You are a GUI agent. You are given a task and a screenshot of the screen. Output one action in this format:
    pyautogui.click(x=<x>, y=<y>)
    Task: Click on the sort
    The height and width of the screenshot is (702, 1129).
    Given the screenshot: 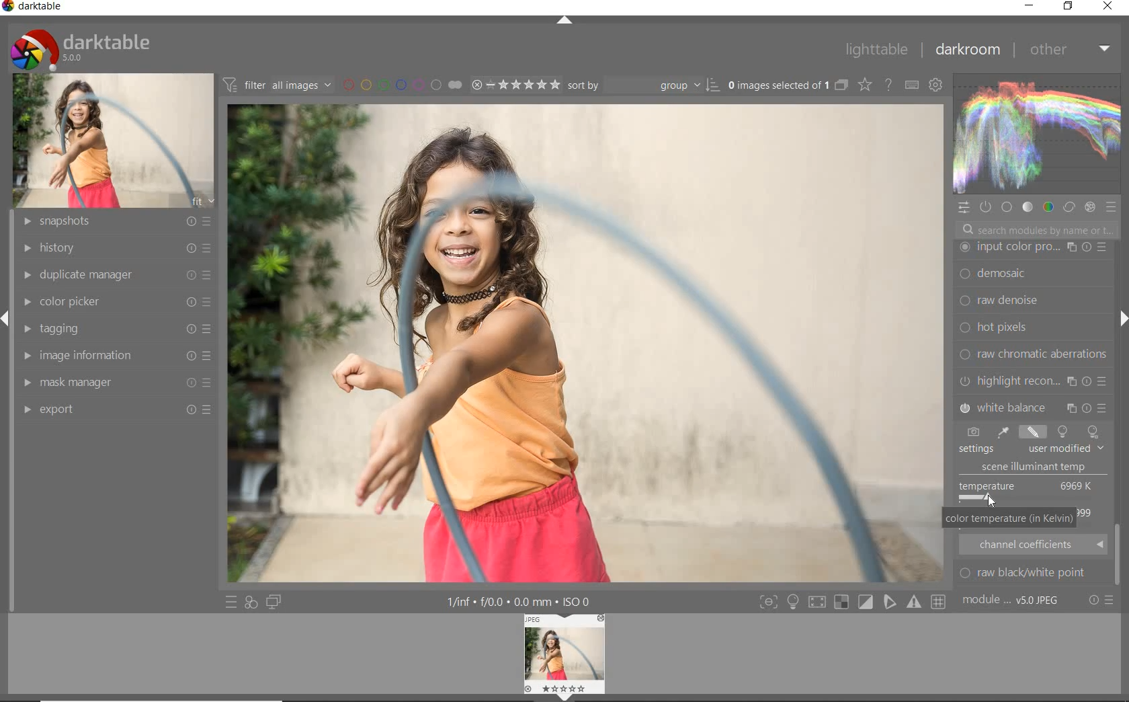 What is the action you would take?
    pyautogui.click(x=643, y=84)
    